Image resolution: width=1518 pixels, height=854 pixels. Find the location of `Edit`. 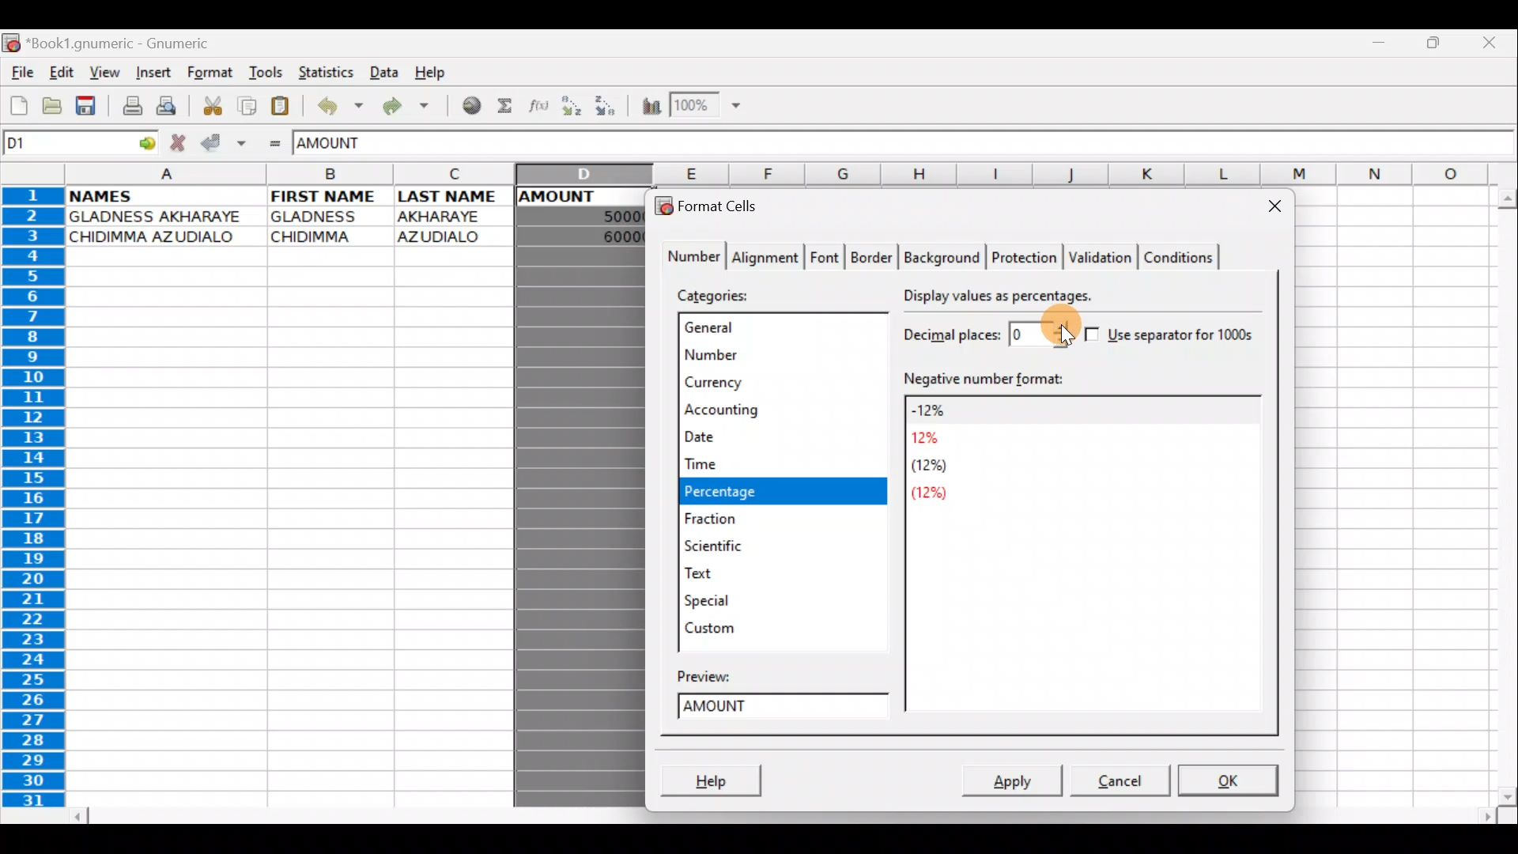

Edit is located at coordinates (63, 74).